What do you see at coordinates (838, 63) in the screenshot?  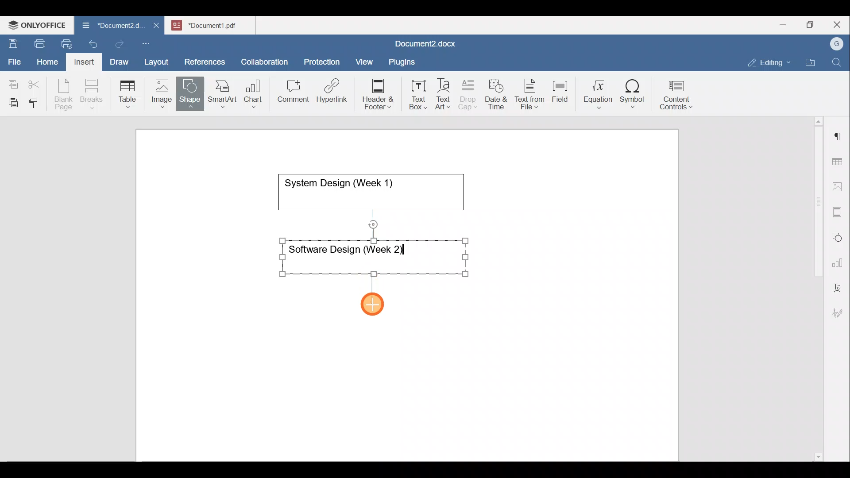 I see `Find` at bounding box center [838, 63].